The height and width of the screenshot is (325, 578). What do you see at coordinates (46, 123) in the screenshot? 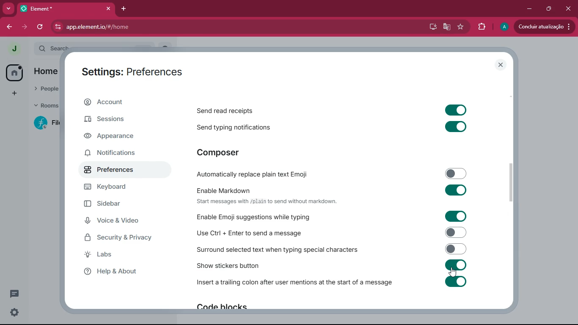
I see `filecoin lotus implementation` at bounding box center [46, 123].